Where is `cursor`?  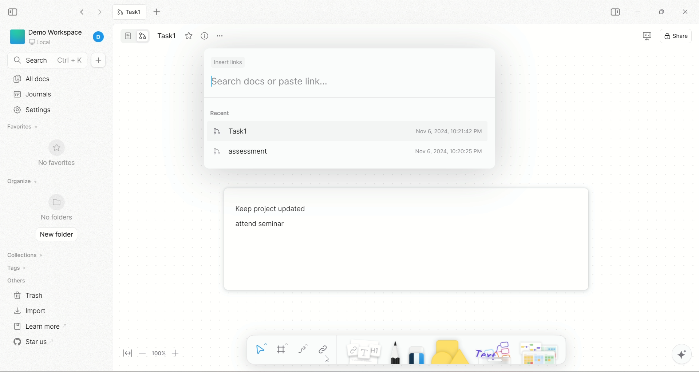 cursor is located at coordinates (327, 360).